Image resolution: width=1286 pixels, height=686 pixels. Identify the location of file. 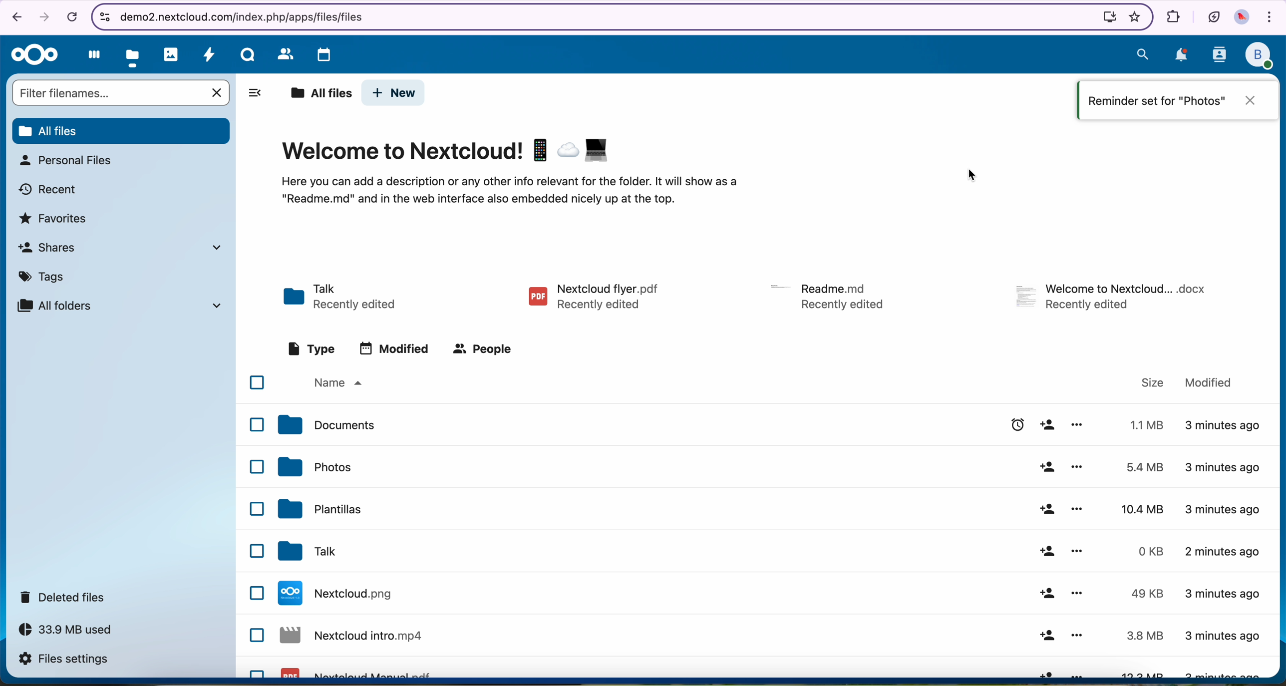
(826, 294).